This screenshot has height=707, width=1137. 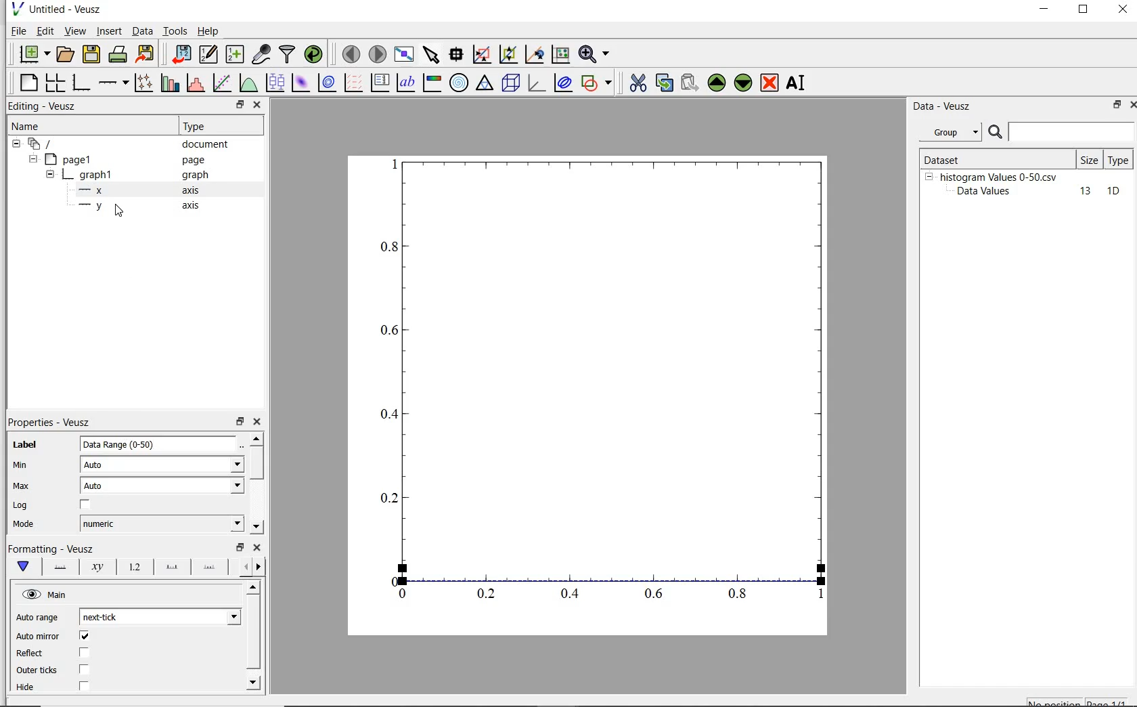 What do you see at coordinates (275, 82) in the screenshot?
I see `plot boxplots` at bounding box center [275, 82].